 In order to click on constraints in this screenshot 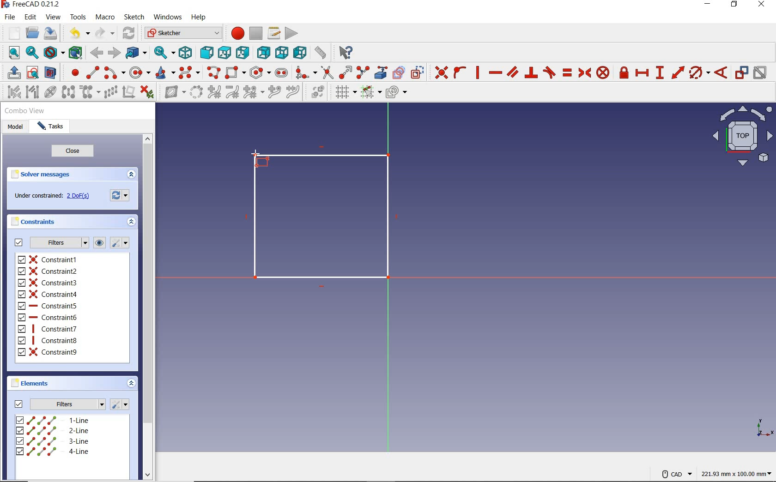, I will do `click(36, 223)`.